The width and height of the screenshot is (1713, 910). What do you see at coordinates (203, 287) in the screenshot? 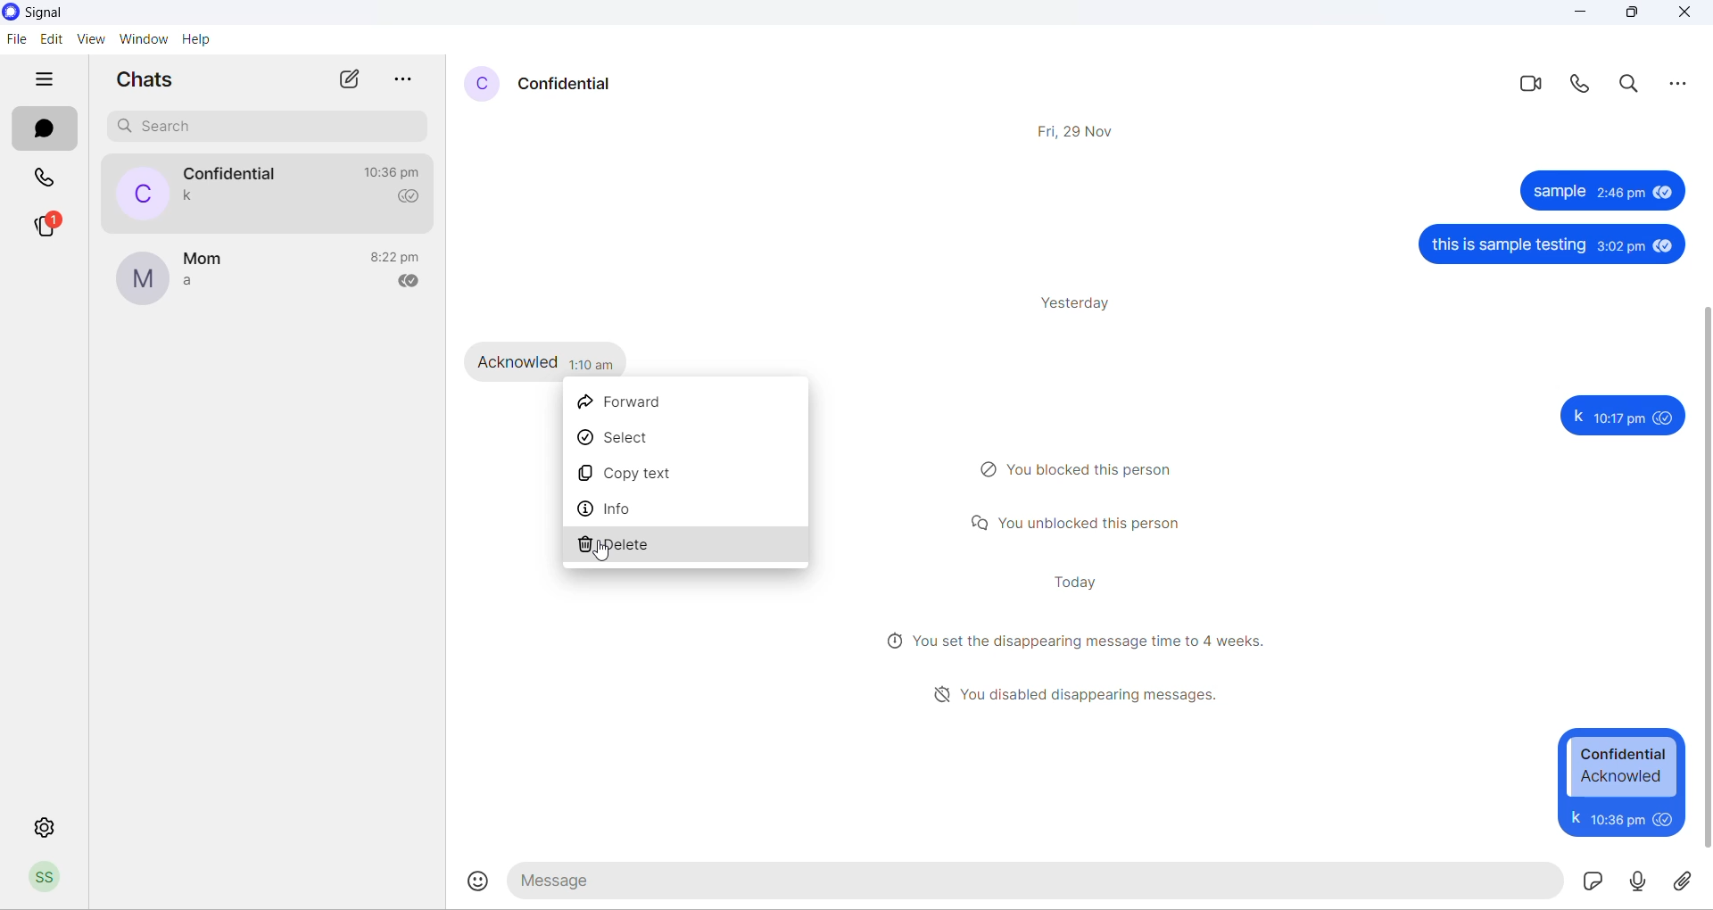
I see `last message` at bounding box center [203, 287].